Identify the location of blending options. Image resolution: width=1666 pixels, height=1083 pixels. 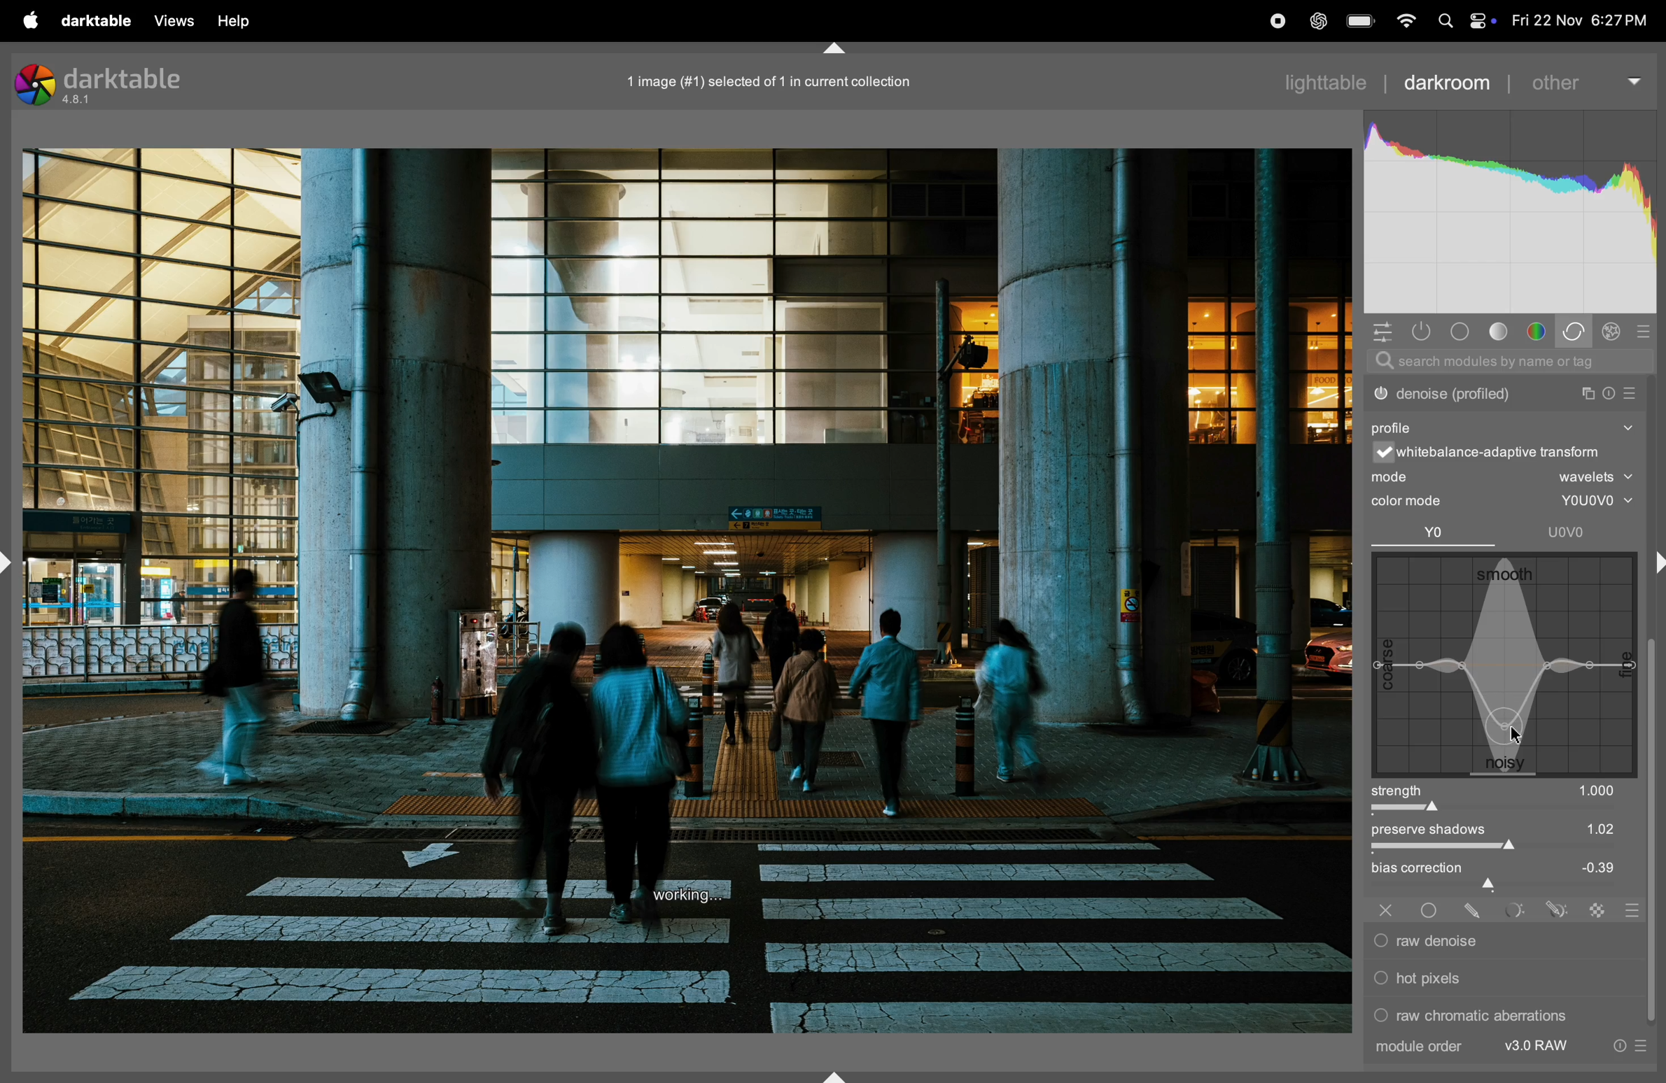
(1631, 909).